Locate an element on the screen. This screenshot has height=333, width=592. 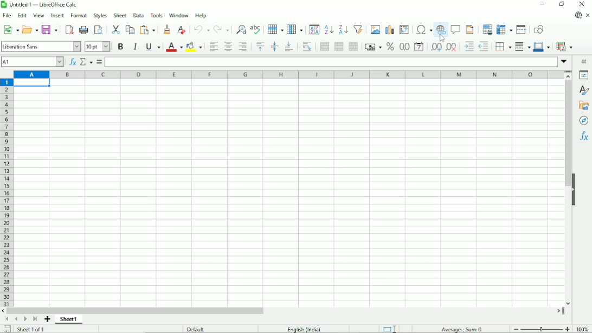
Borders is located at coordinates (503, 47).